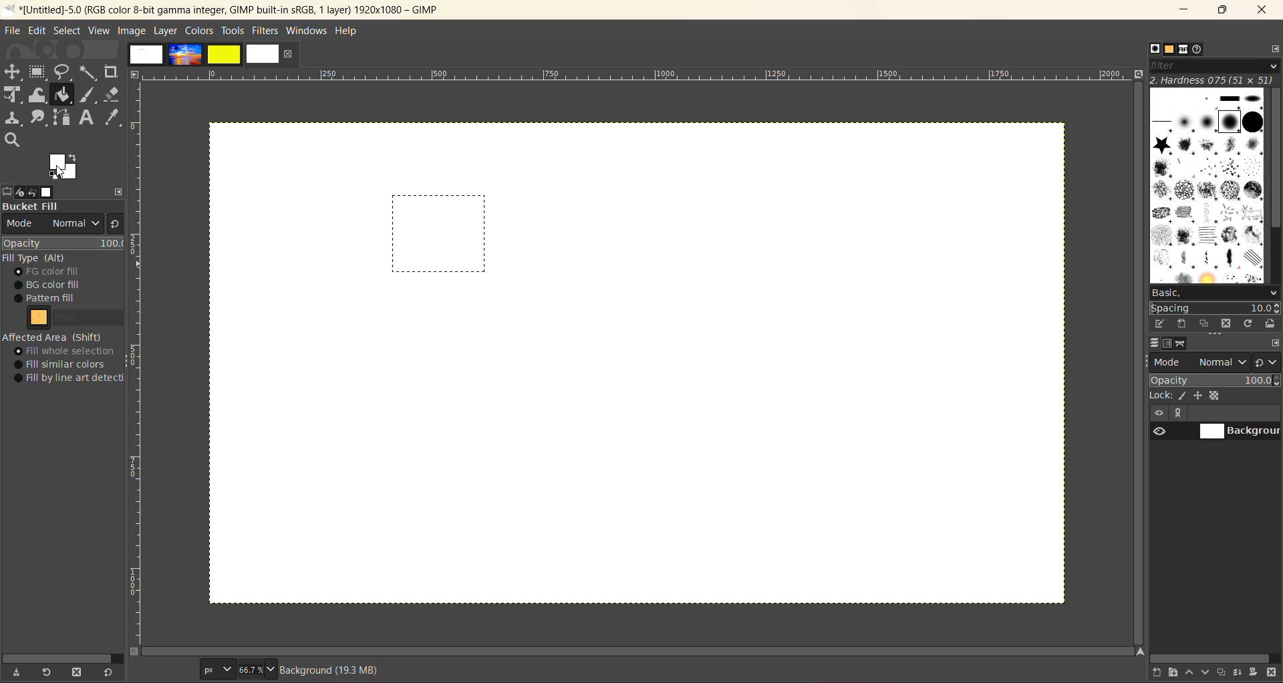 This screenshot has width=1283, height=683. What do you see at coordinates (1211, 289) in the screenshot?
I see `basic` at bounding box center [1211, 289].